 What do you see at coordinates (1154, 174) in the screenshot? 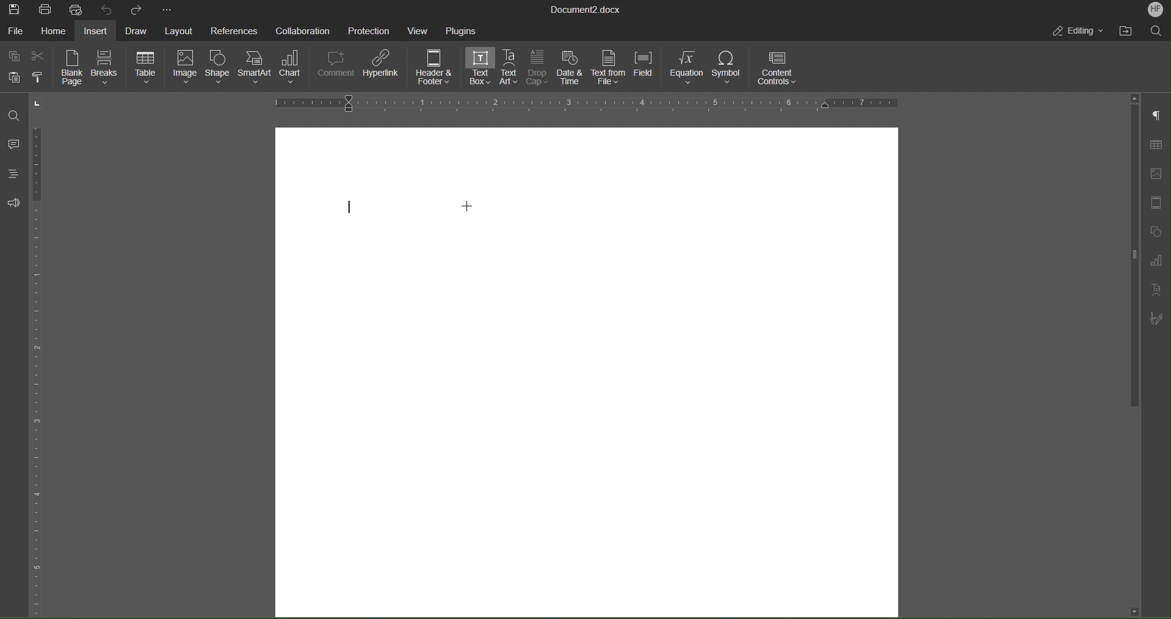
I see `Insert Image` at bounding box center [1154, 174].